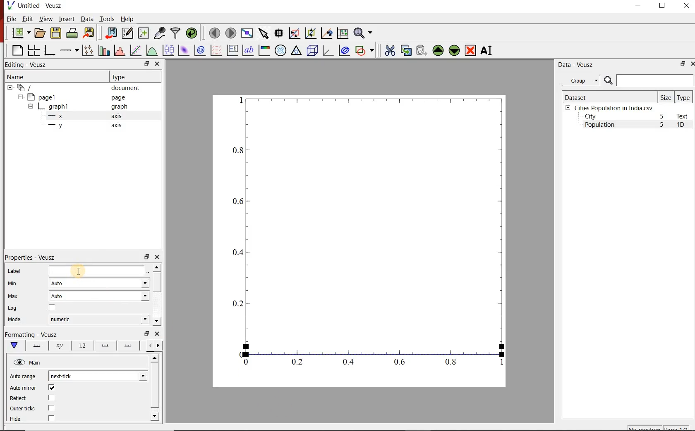 The height and width of the screenshot is (431, 695). Describe the element at coordinates (155, 345) in the screenshot. I see `Grid lines` at that location.